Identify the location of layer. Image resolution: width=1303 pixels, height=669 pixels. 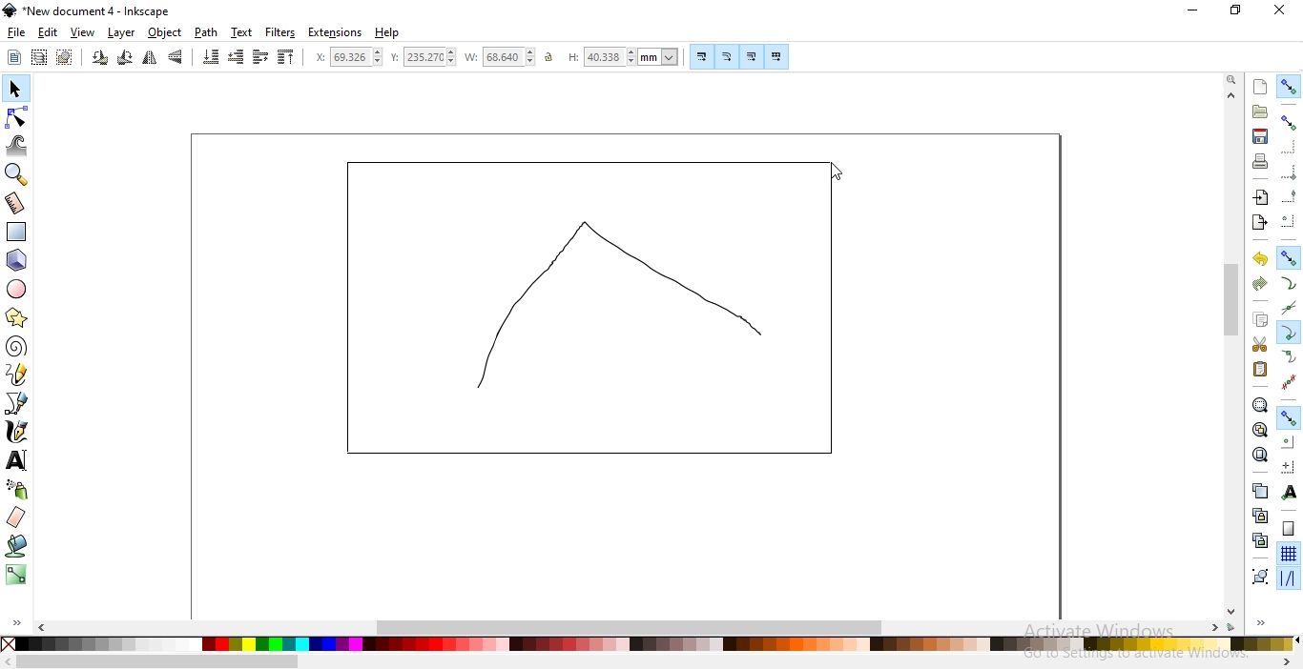
(122, 33).